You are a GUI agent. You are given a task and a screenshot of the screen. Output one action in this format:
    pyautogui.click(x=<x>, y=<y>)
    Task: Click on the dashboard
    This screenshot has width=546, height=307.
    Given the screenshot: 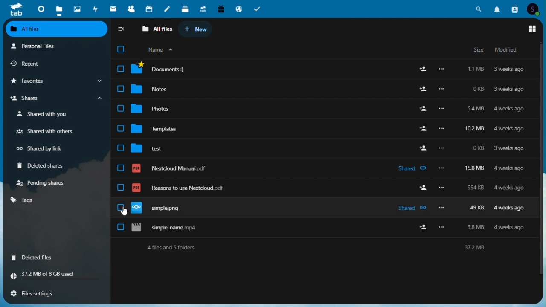 What is the action you would take?
    pyautogui.click(x=38, y=7)
    